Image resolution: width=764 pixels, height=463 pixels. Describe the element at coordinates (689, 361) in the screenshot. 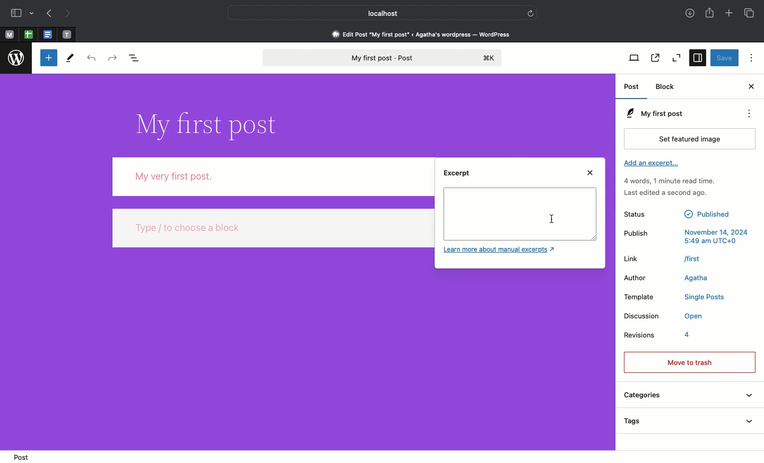

I see `Move to trash` at that location.